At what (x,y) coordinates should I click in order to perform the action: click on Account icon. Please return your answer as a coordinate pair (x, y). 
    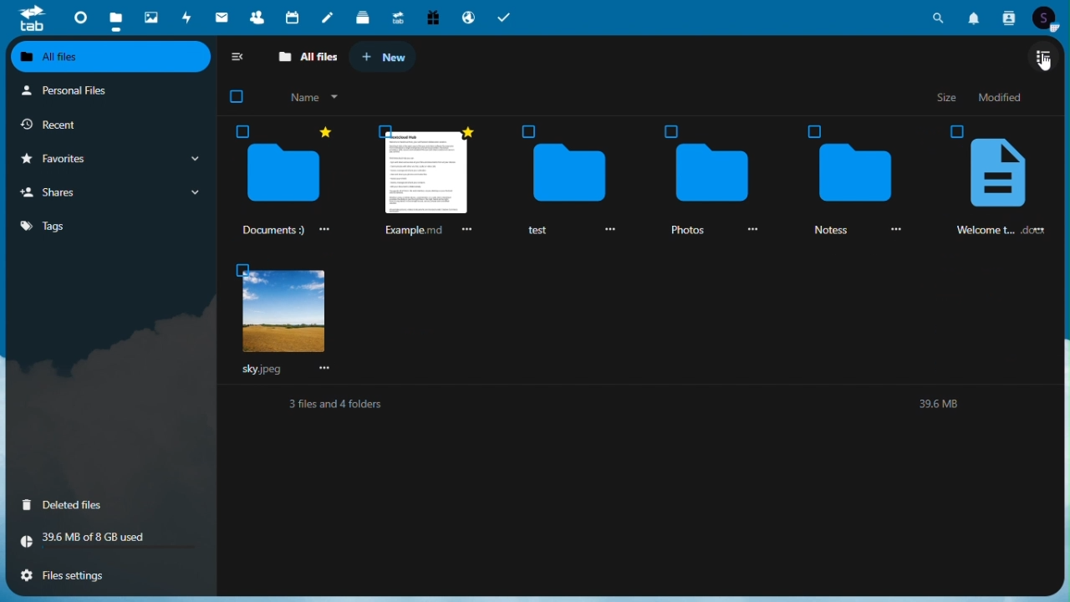
    Looking at the image, I should click on (1046, 18).